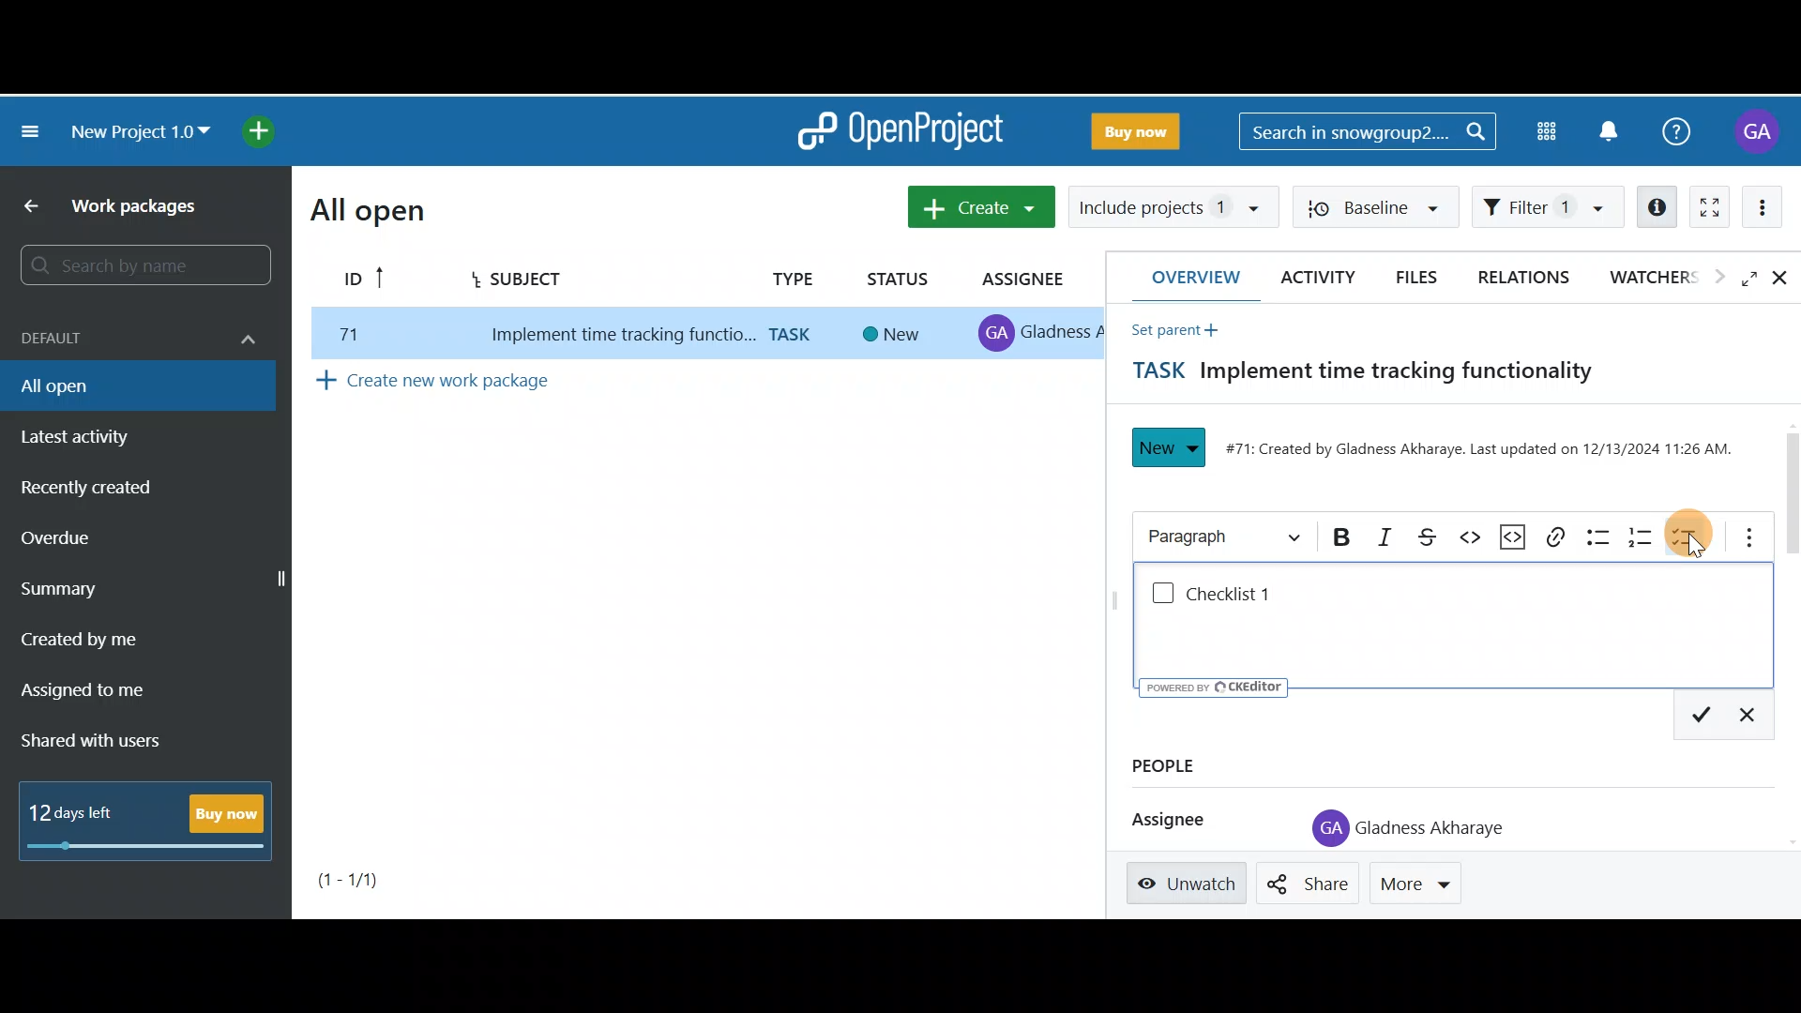 This screenshot has height=1013, width=1801. I want to click on Files, so click(1422, 278).